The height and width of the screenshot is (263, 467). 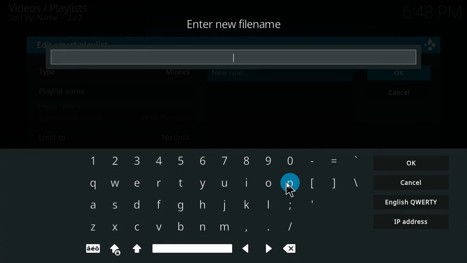 I want to click on v, so click(x=159, y=228).